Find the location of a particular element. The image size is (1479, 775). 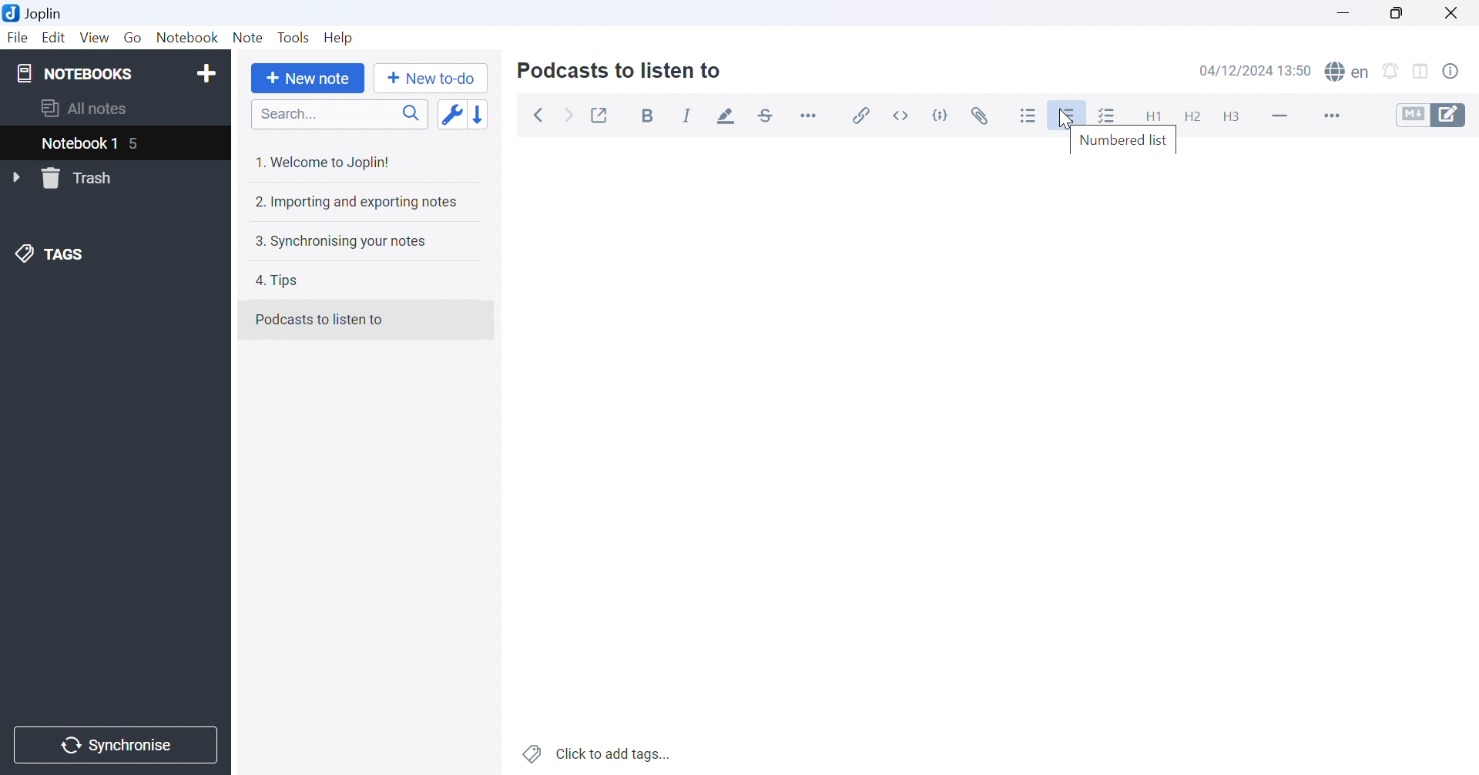

Edit is located at coordinates (55, 39).